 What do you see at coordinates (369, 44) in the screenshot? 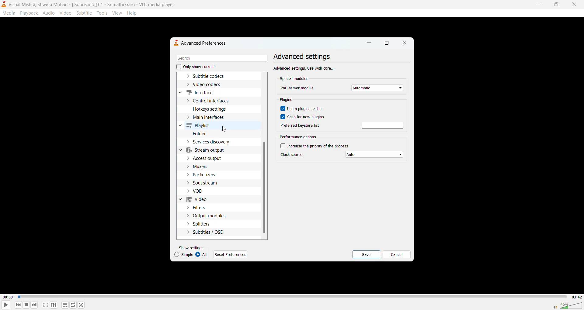
I see `minimize` at bounding box center [369, 44].